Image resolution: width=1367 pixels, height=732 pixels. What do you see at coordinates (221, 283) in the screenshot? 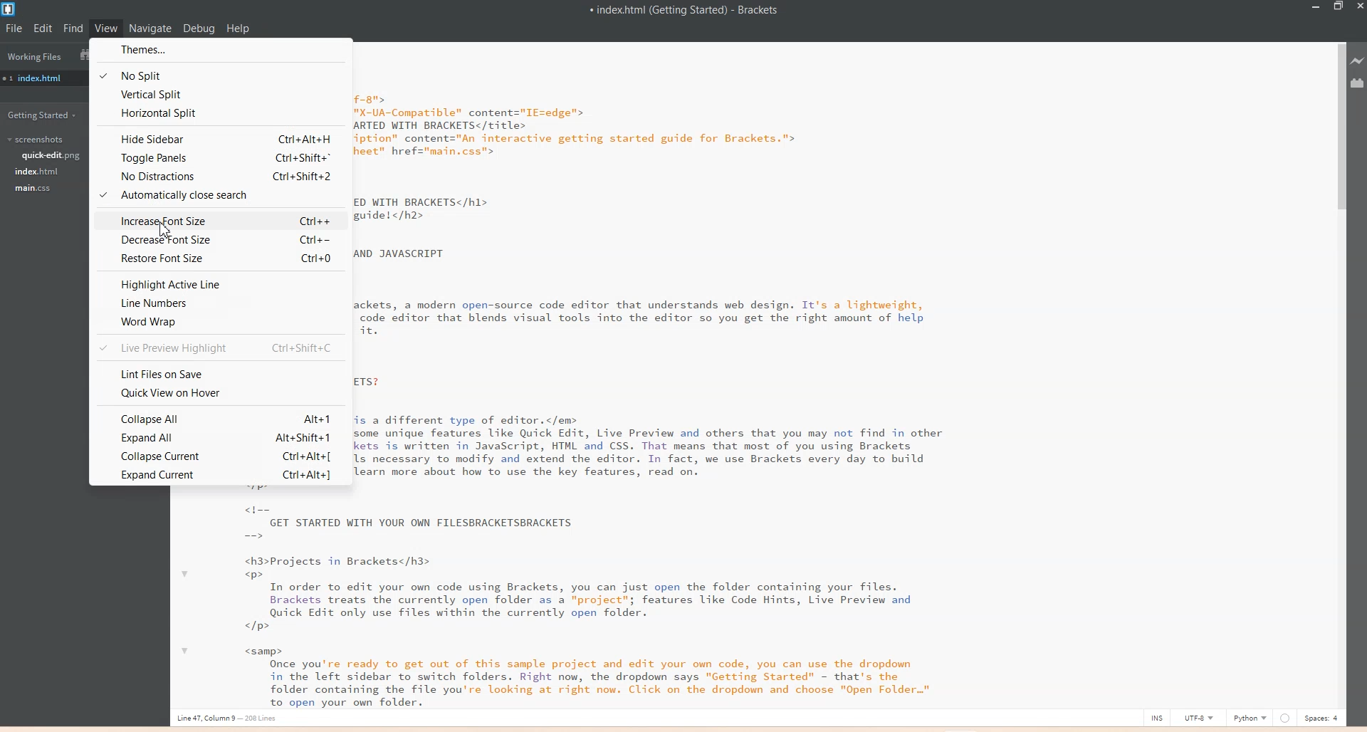
I see `Highway Active Line` at bounding box center [221, 283].